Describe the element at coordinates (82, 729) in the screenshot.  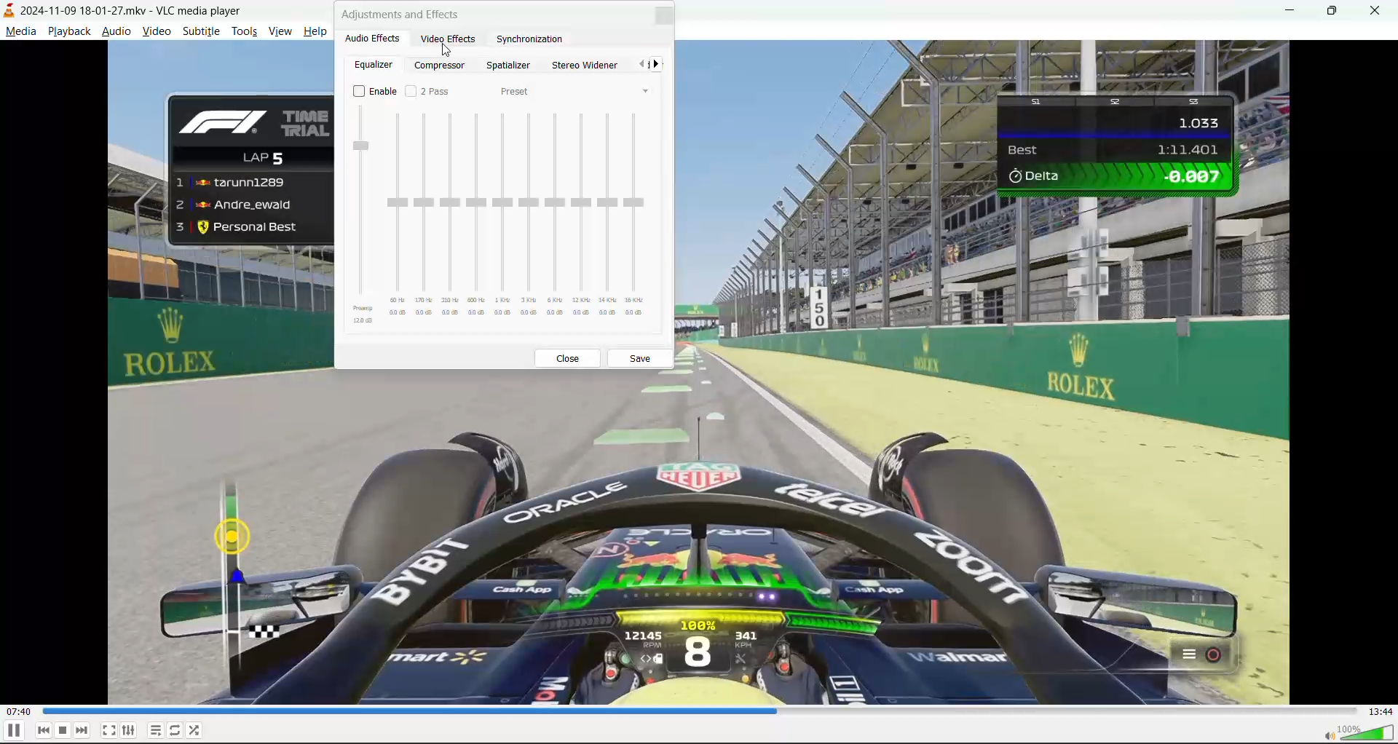
I see `next` at that location.